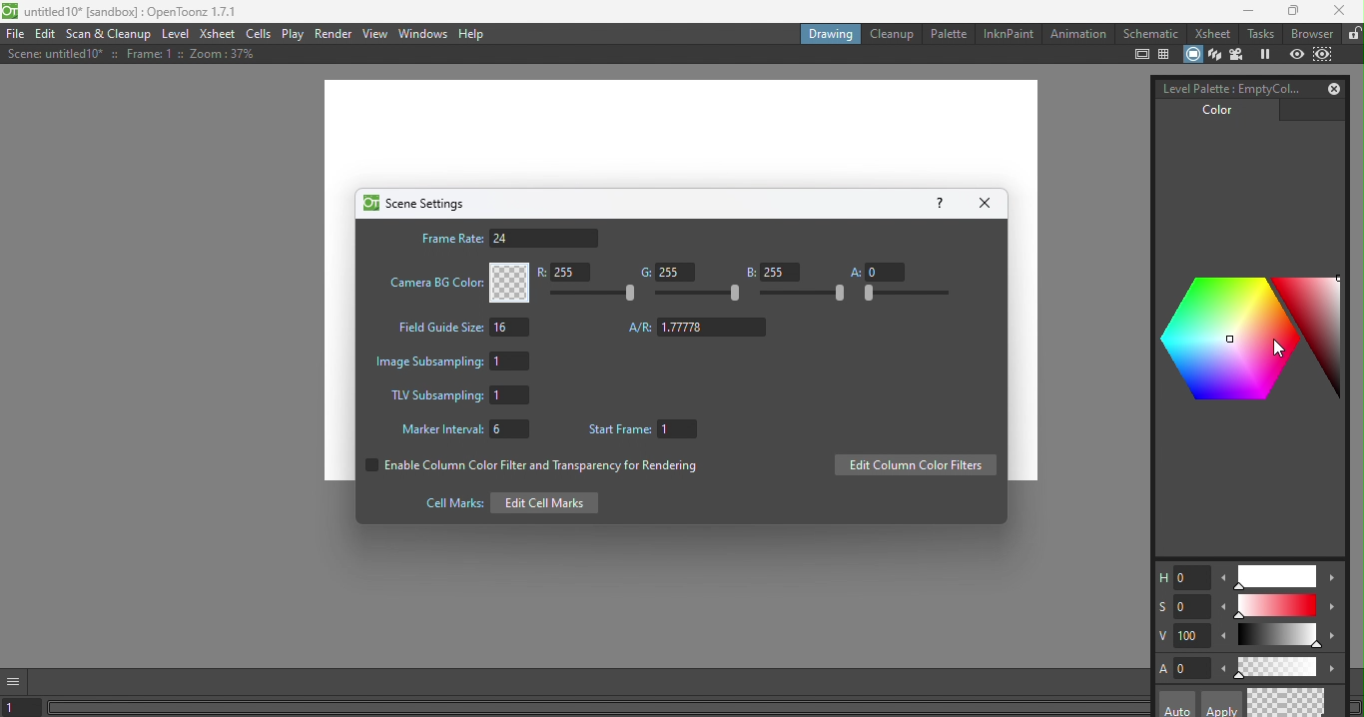  What do you see at coordinates (829, 33) in the screenshot?
I see `Drawing` at bounding box center [829, 33].